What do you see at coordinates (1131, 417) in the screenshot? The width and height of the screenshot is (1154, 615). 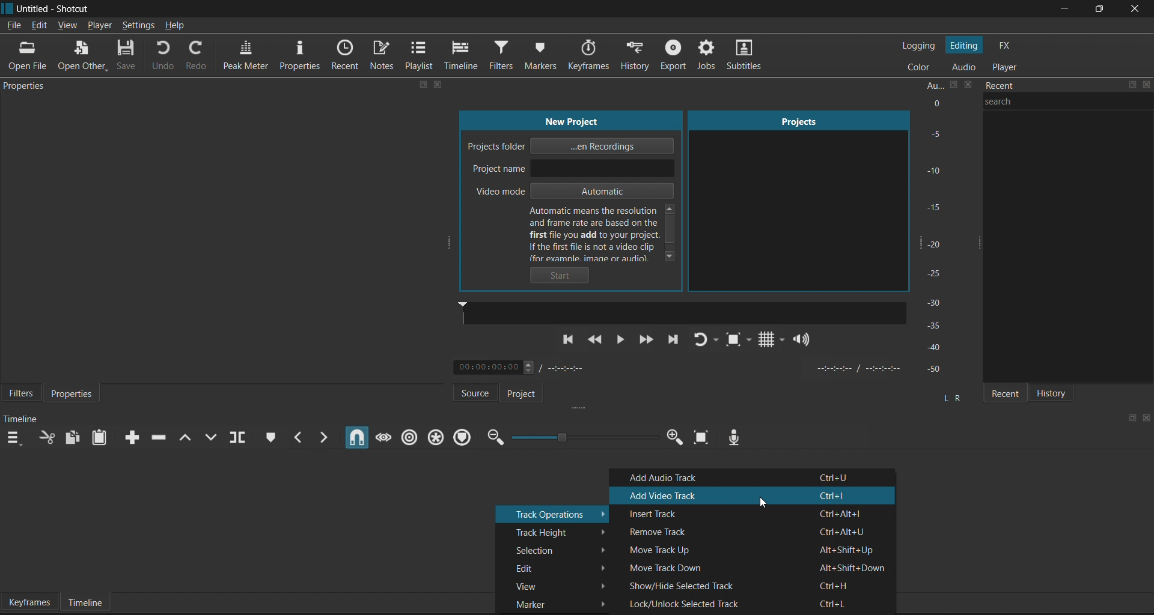 I see `maximize` at bounding box center [1131, 417].